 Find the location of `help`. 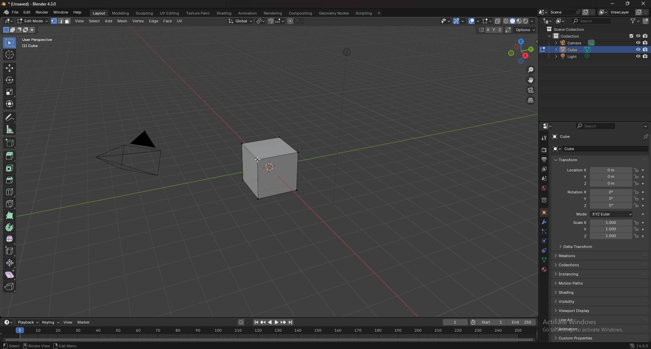

help is located at coordinates (78, 12).